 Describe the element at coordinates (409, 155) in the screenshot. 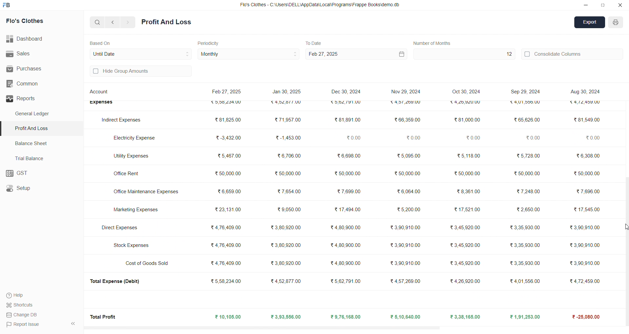

I see `₹5,095.00` at that location.